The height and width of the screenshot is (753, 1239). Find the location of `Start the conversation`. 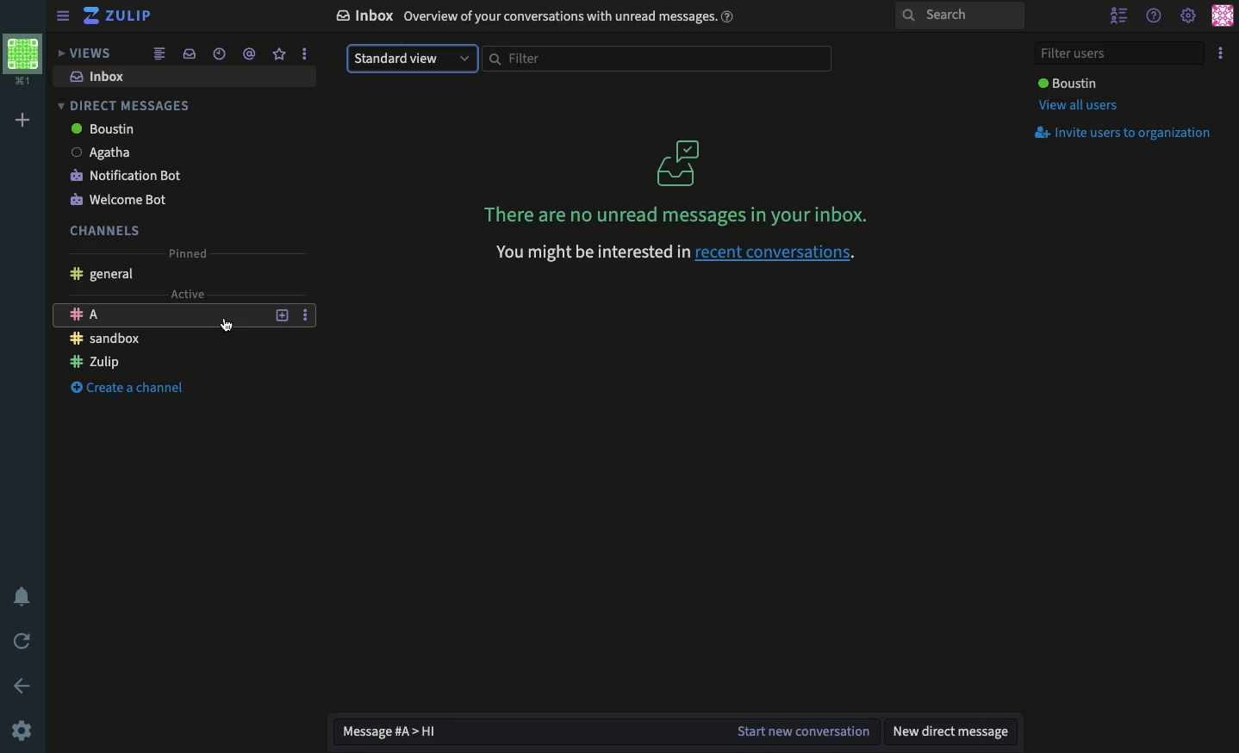

Start the conversation is located at coordinates (800, 732).